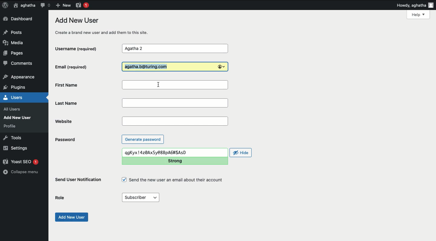  Describe the element at coordinates (173, 180) in the screenshot. I see `Send the new user an email about their account` at that location.